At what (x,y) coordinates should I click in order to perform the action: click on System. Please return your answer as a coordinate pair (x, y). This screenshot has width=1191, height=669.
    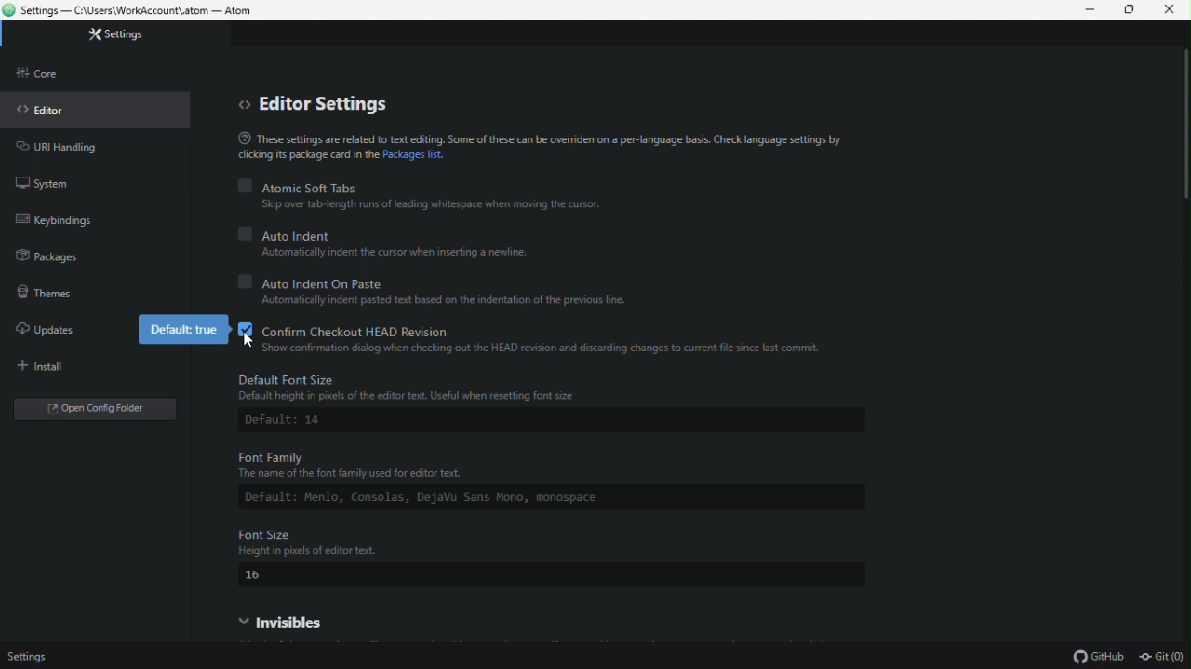
    Looking at the image, I should click on (55, 185).